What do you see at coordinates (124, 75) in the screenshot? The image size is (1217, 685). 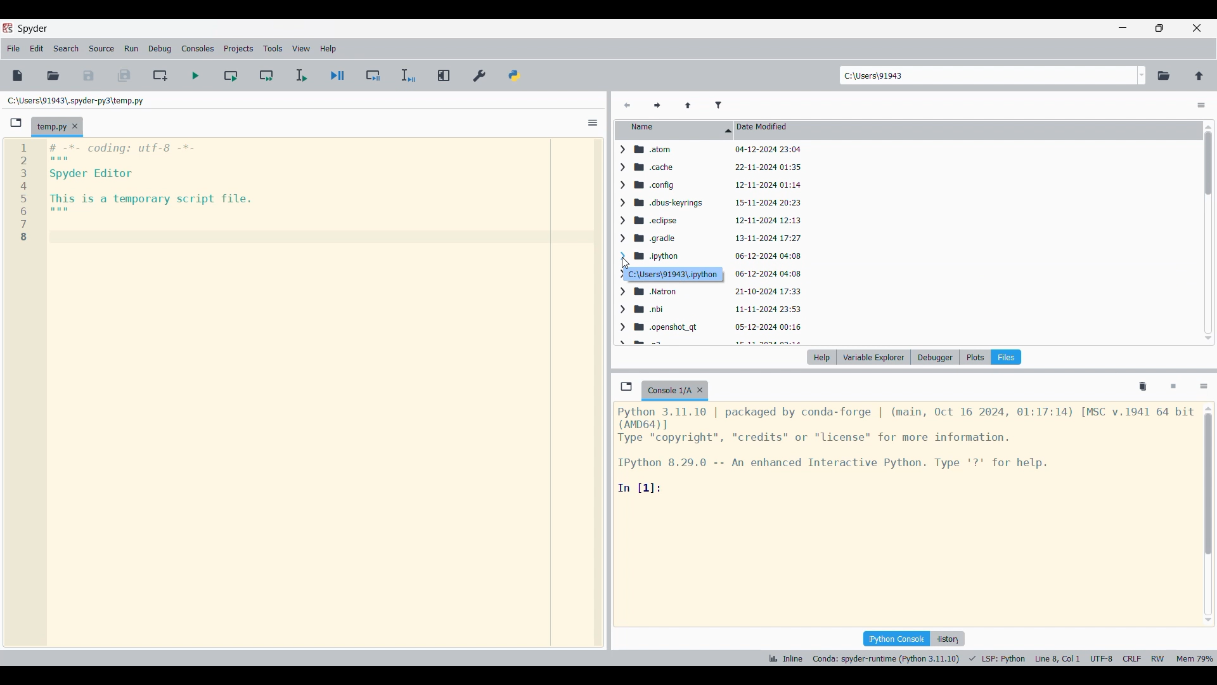 I see `Save all files` at bounding box center [124, 75].